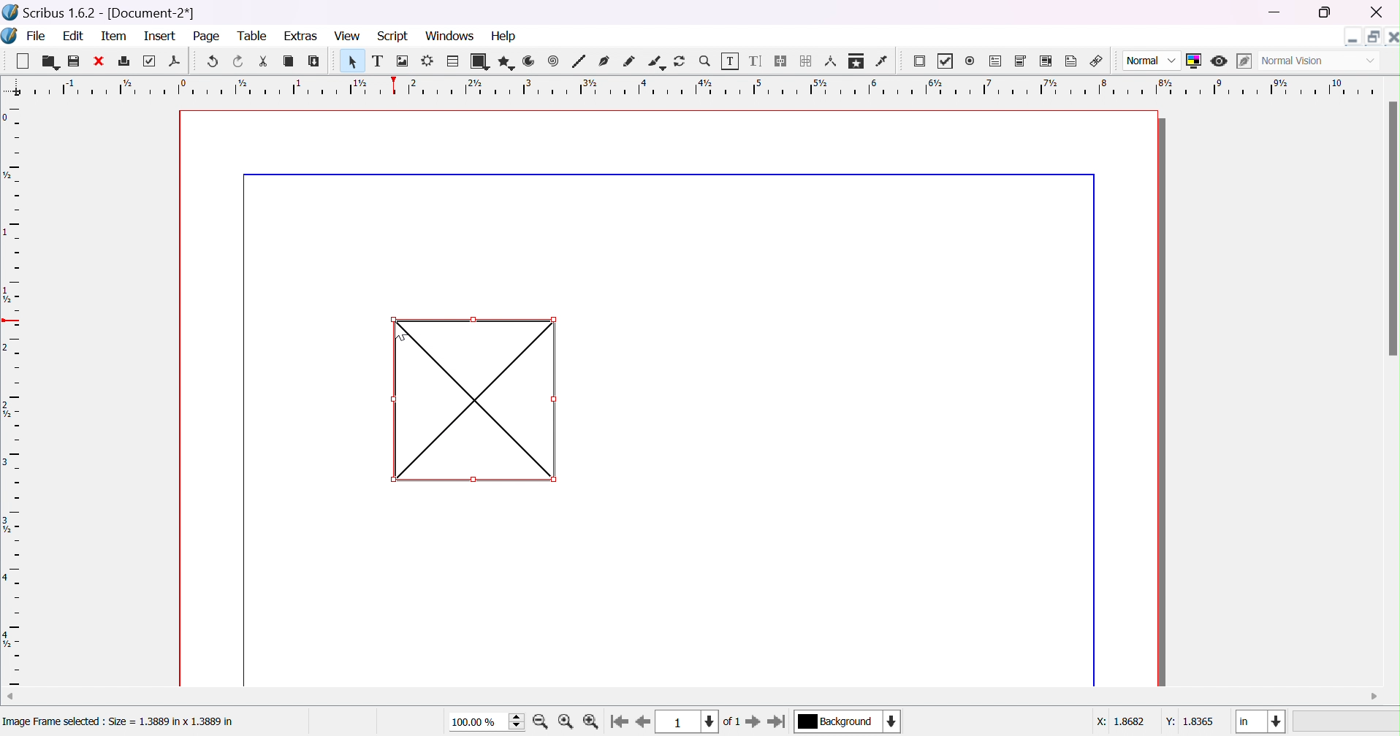 This screenshot has height=736, width=1400. Describe the element at coordinates (47, 62) in the screenshot. I see `open` at that location.